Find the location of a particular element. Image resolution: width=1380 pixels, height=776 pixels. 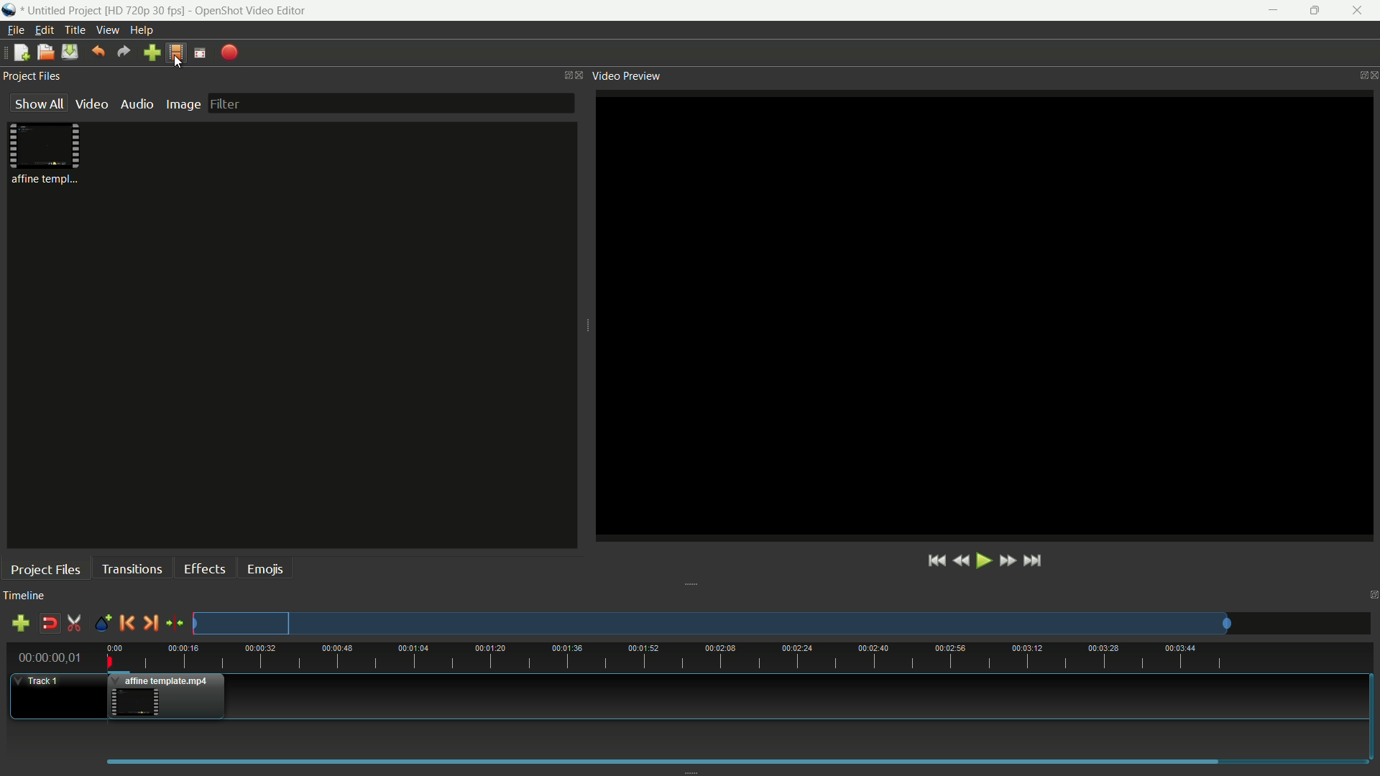

next marker is located at coordinates (151, 622).